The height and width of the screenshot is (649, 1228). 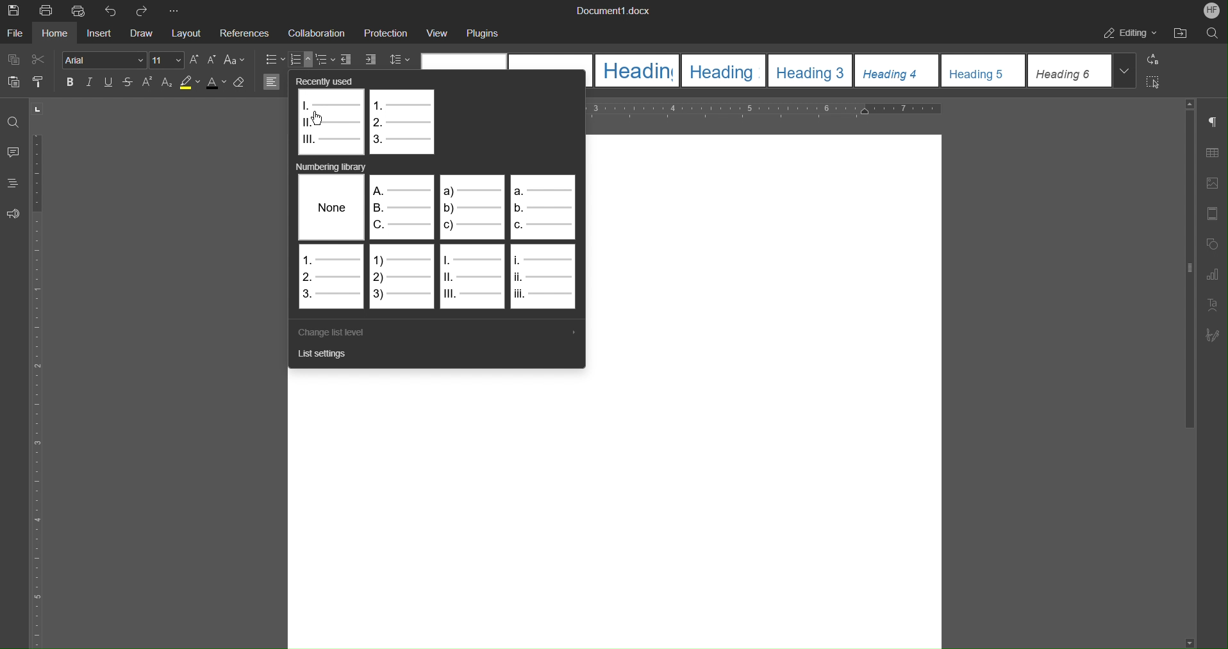 What do you see at coordinates (464, 62) in the screenshot?
I see `Normal` at bounding box center [464, 62].